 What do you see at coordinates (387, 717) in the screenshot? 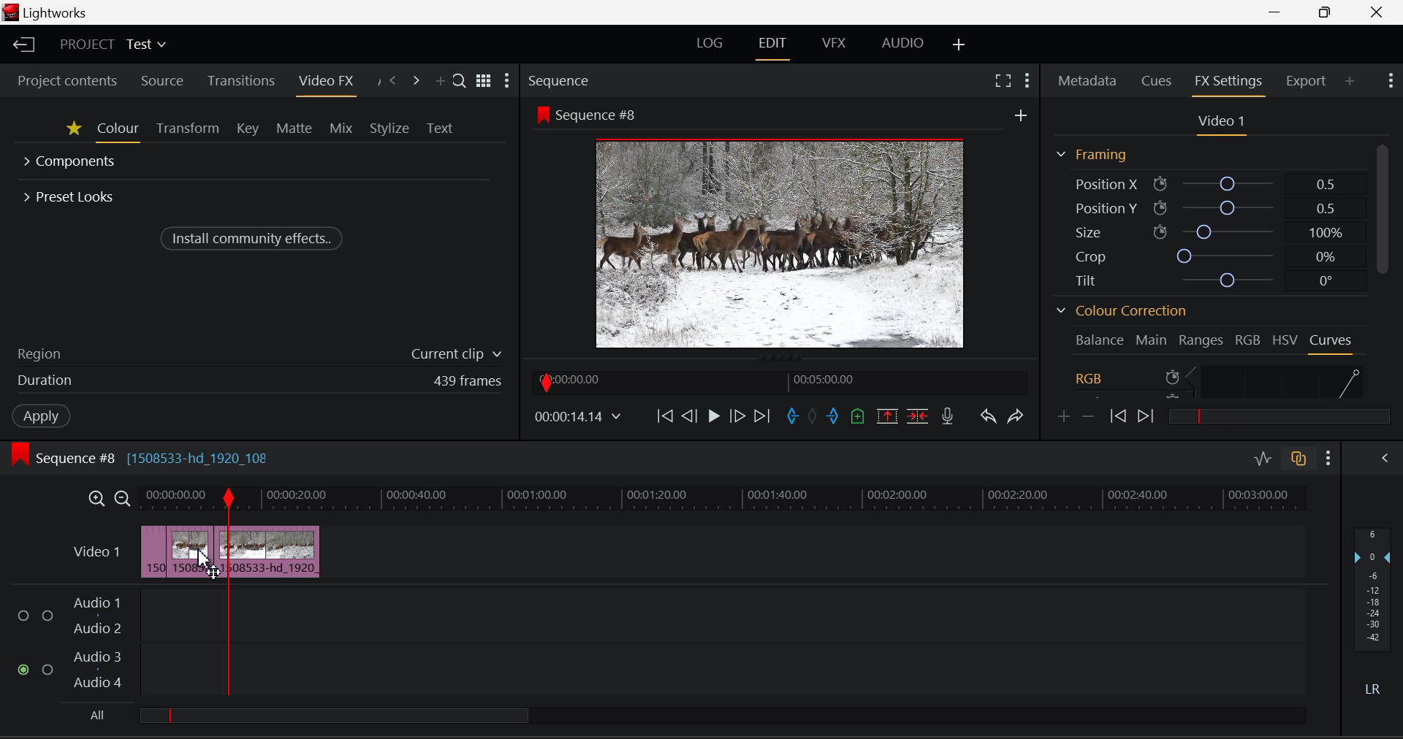
I see `all` at bounding box center [387, 717].